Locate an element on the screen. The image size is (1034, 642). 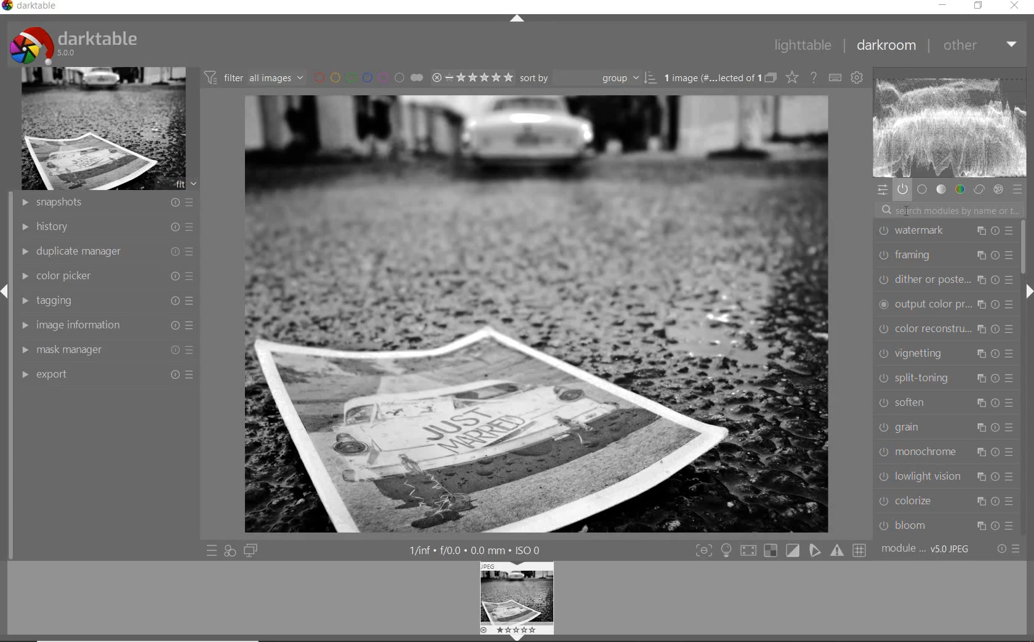
image information is located at coordinates (108, 325).